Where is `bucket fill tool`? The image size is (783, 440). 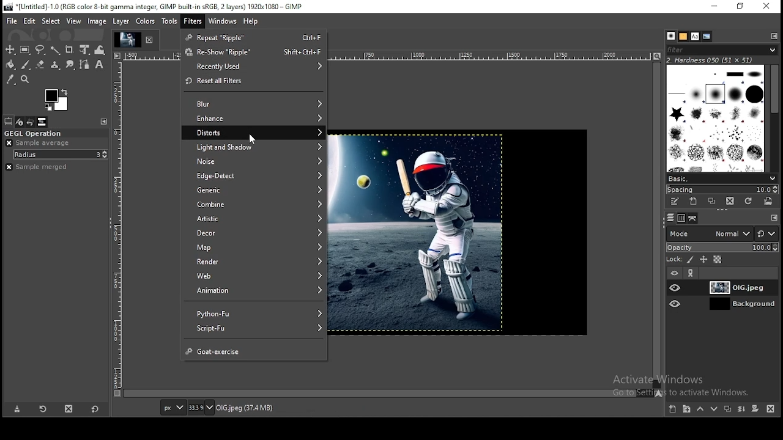
bucket fill tool is located at coordinates (10, 65).